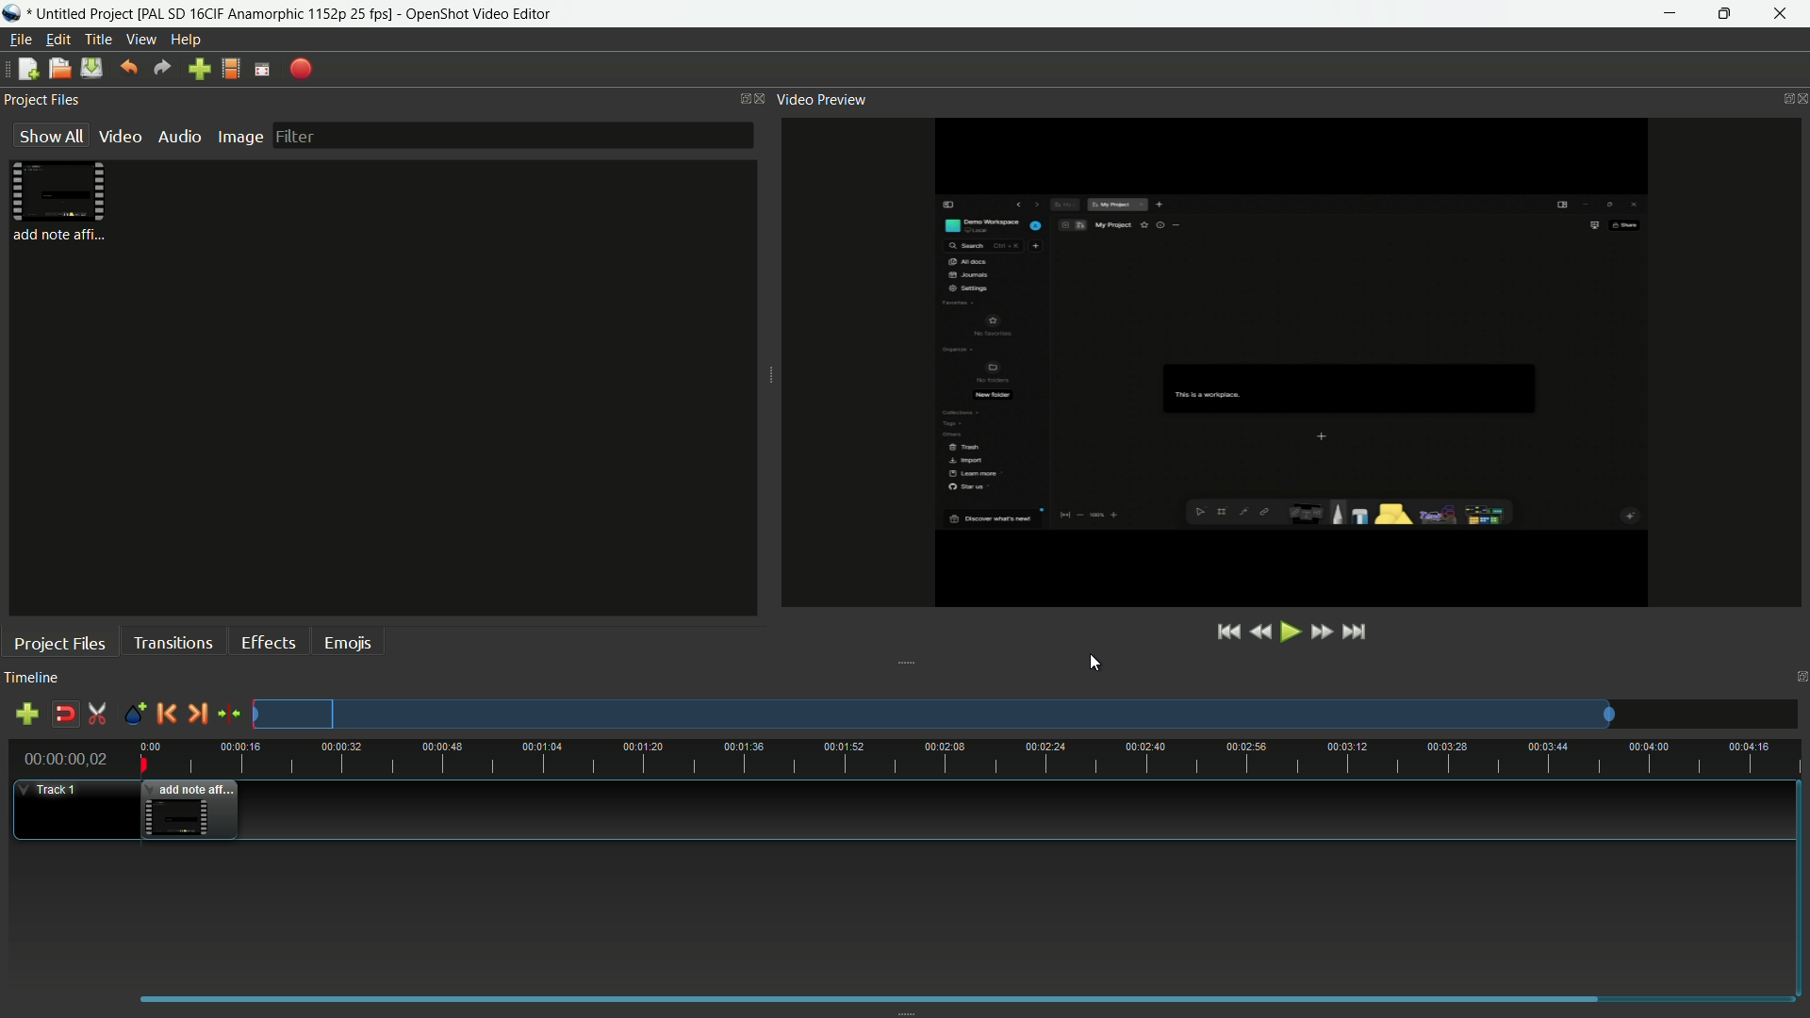 The width and height of the screenshot is (1810, 1018). I want to click on file in project, so click(55, 202).